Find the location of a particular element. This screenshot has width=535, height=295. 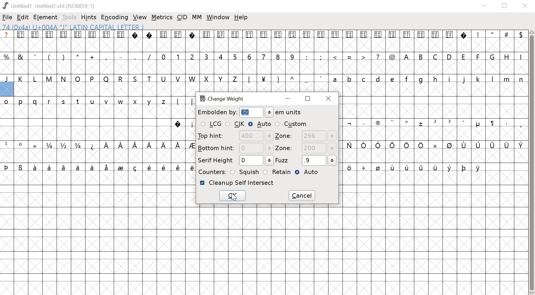

Cursor is located at coordinates (234, 196).